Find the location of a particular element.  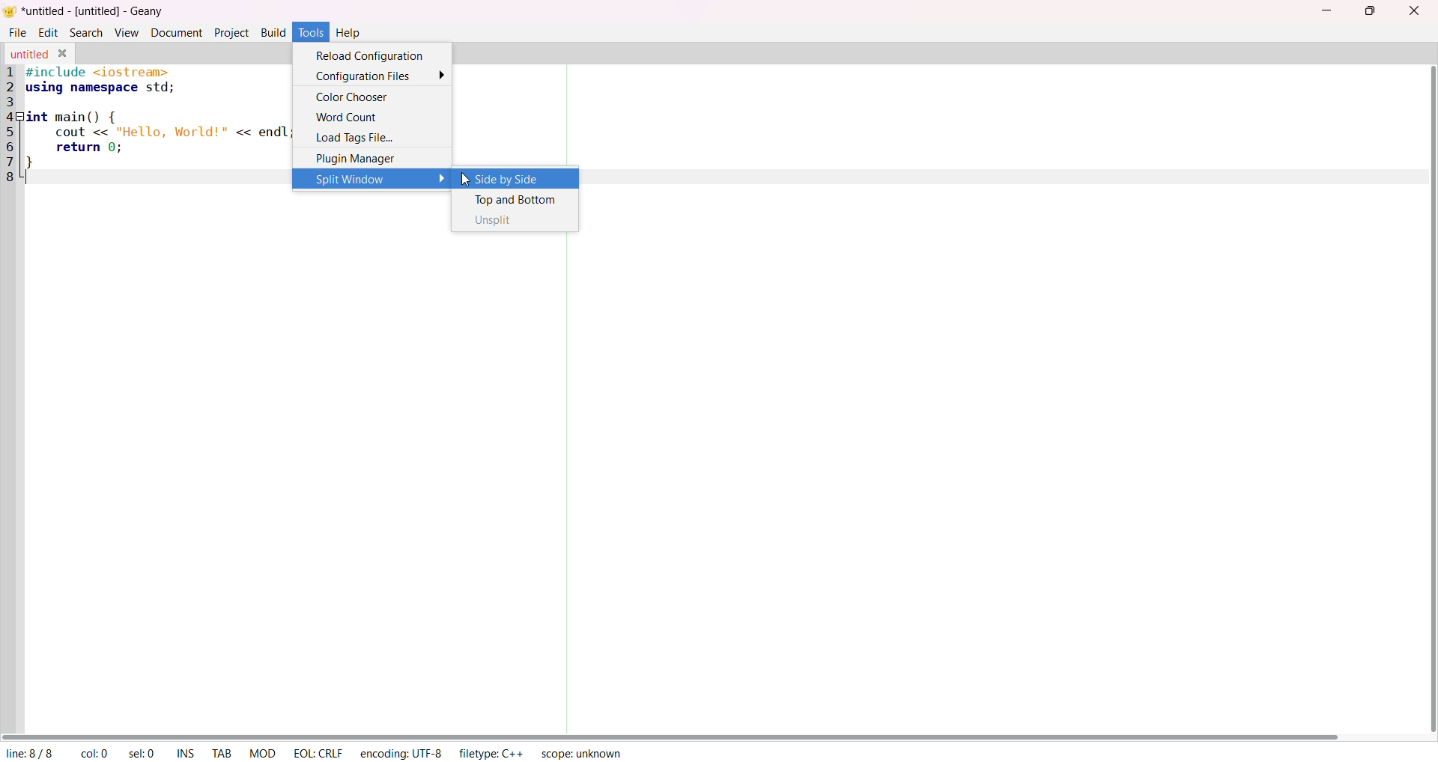

View is located at coordinates (127, 32).